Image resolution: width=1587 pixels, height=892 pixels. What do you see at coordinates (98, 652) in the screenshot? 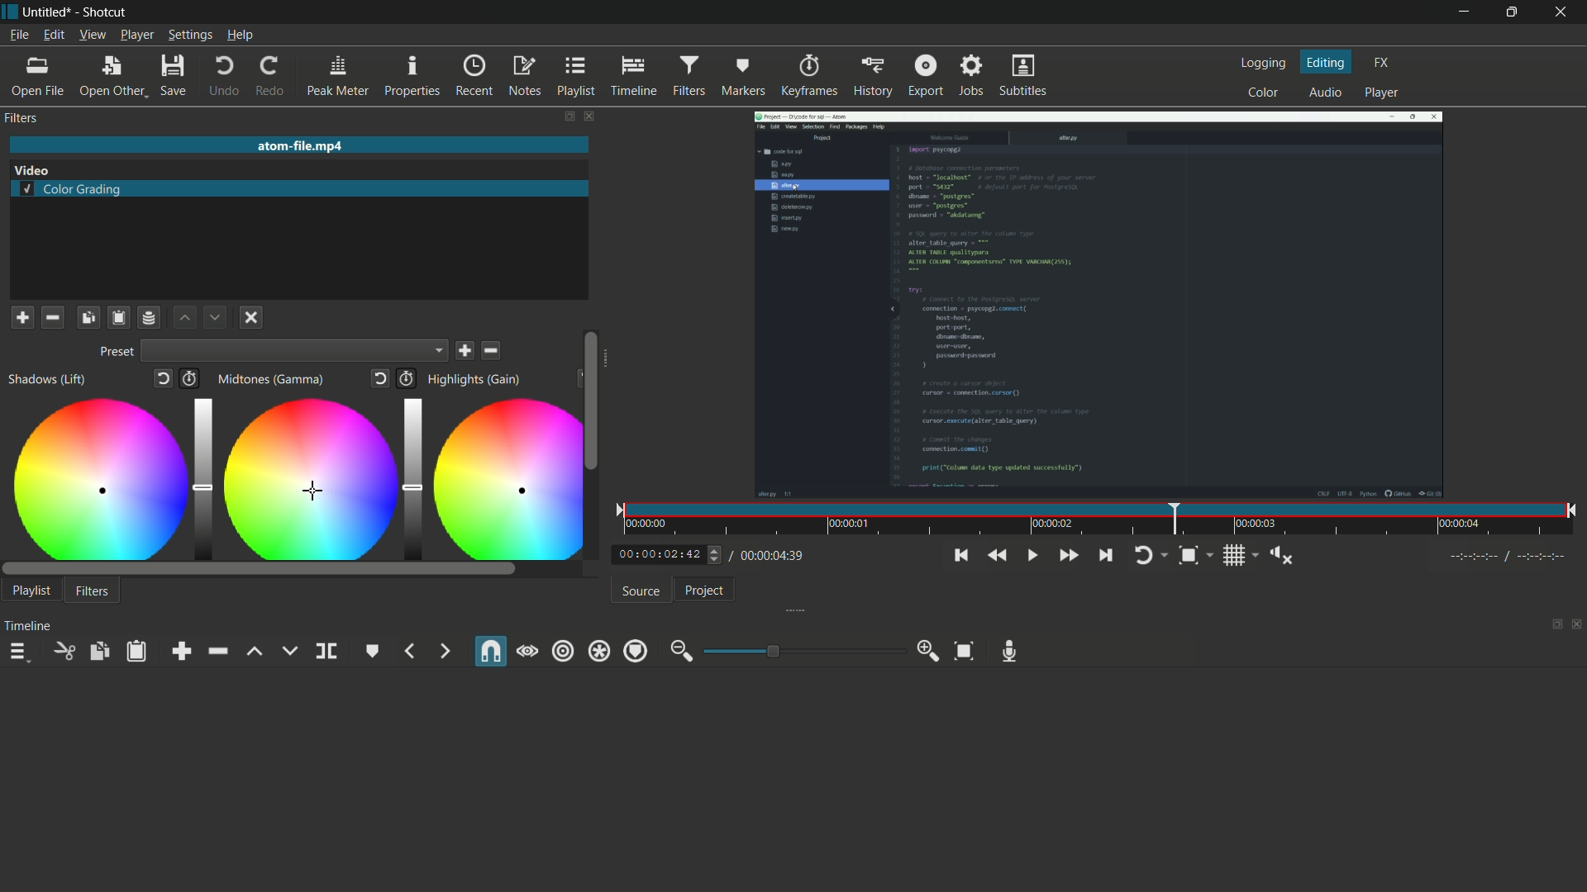
I see `copy` at bounding box center [98, 652].